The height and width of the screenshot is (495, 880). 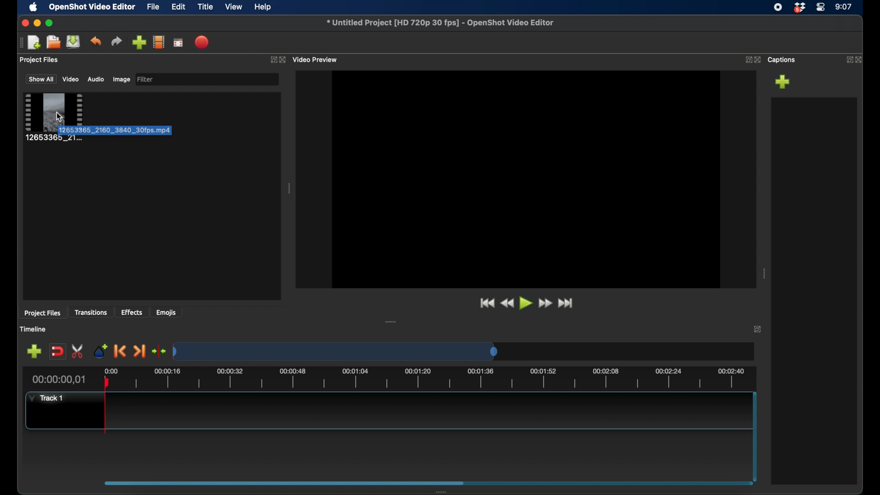 I want to click on previous marker, so click(x=121, y=352).